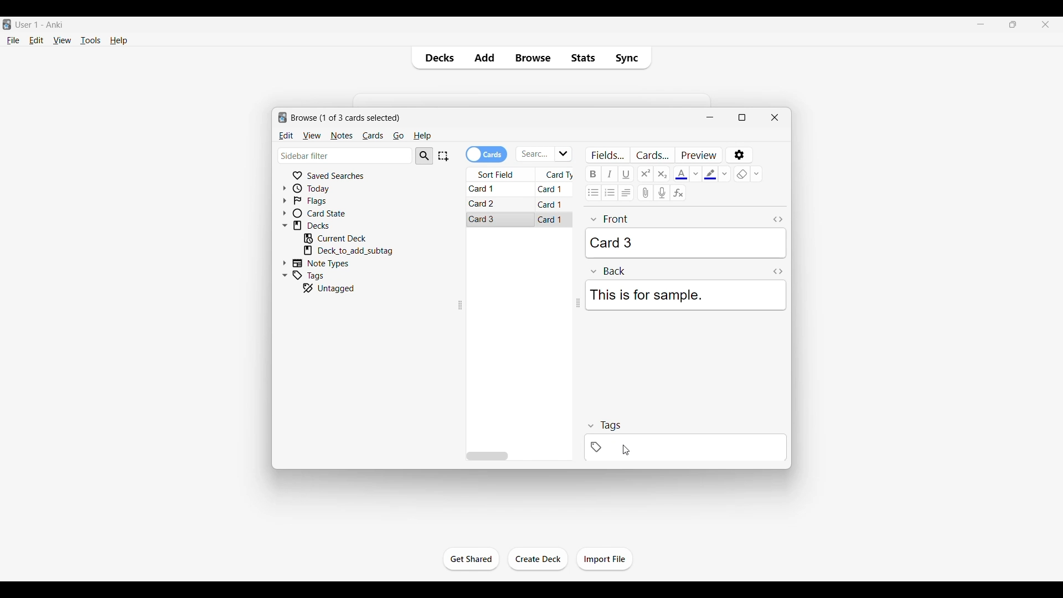 The image size is (1063, 598). I want to click on Ordered list, so click(609, 193).